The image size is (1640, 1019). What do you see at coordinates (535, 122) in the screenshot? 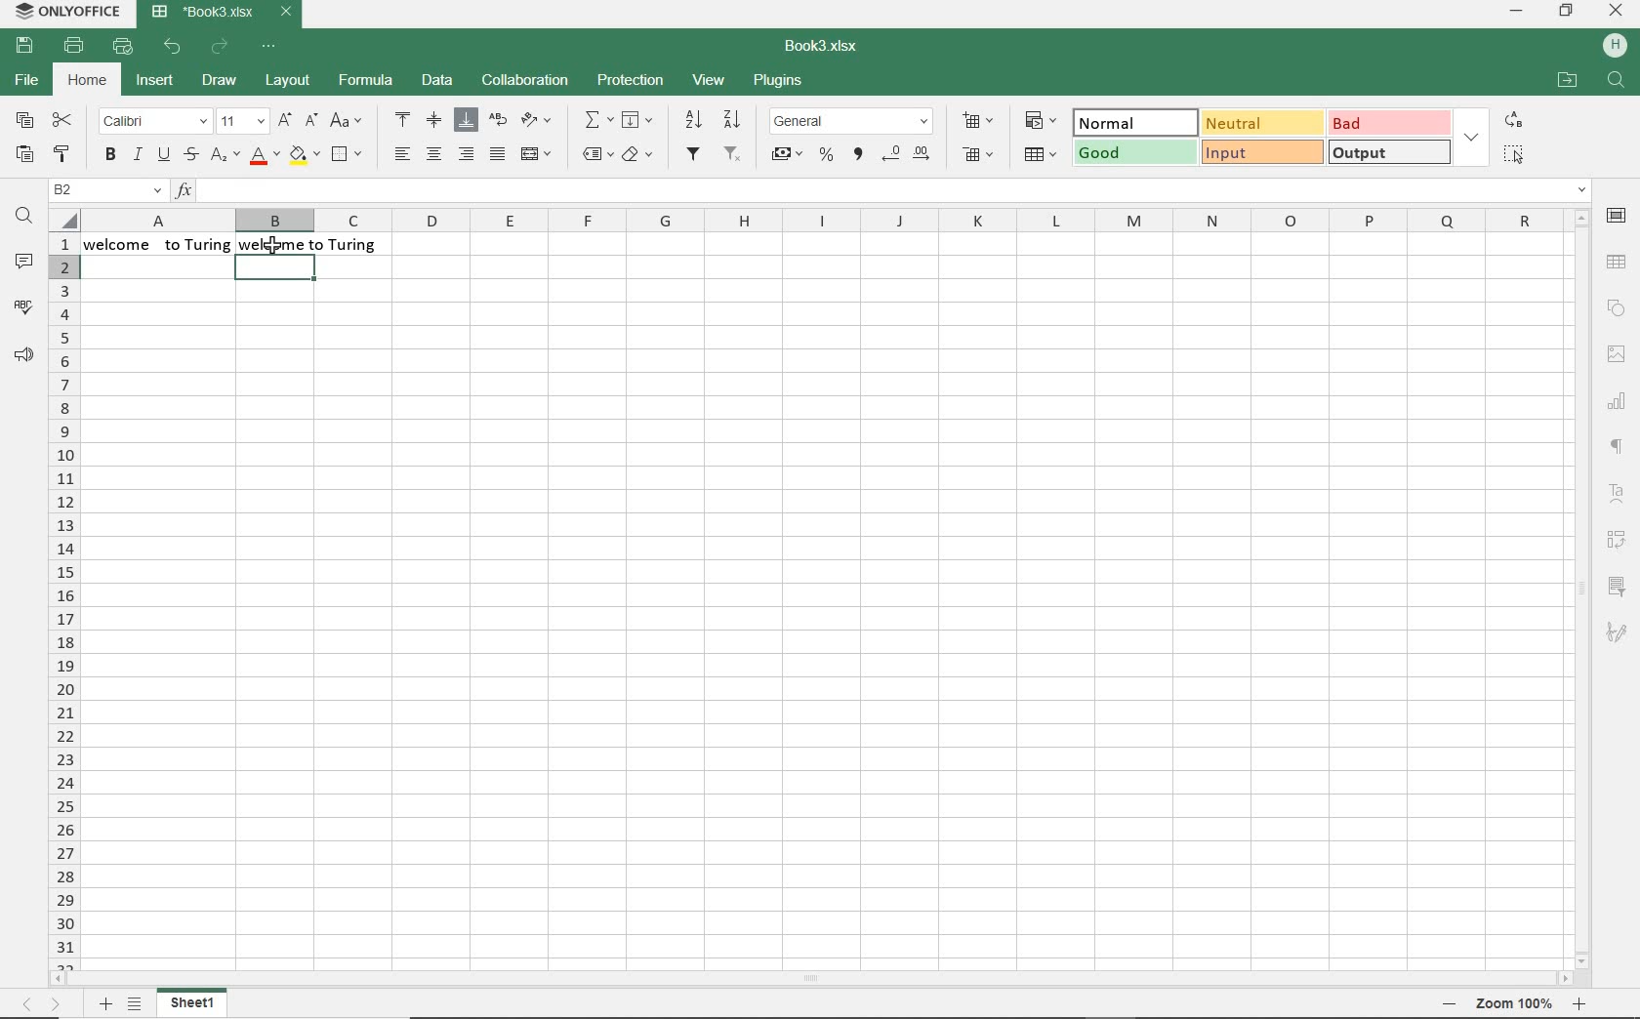
I see `orientation` at bounding box center [535, 122].